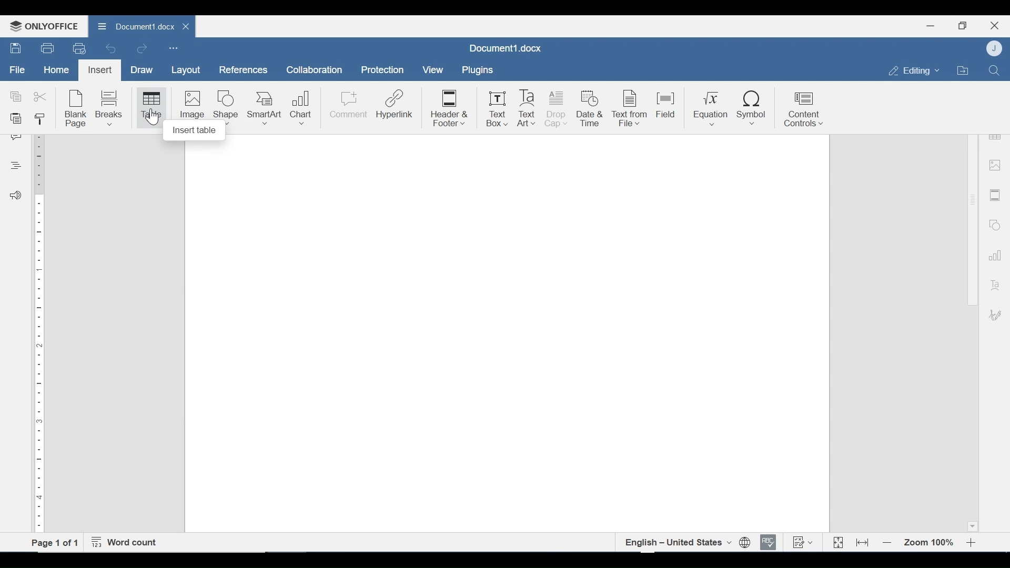  Describe the element at coordinates (302, 108) in the screenshot. I see `Chart` at that location.